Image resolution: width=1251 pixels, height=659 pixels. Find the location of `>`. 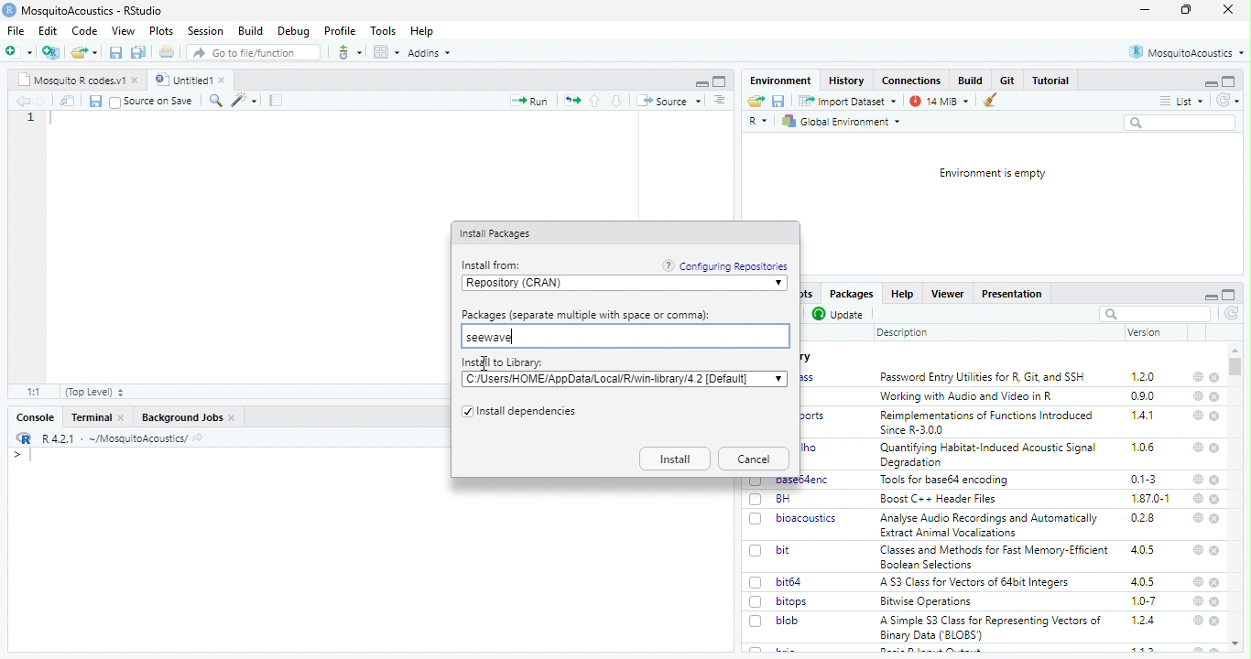

> is located at coordinates (16, 455).